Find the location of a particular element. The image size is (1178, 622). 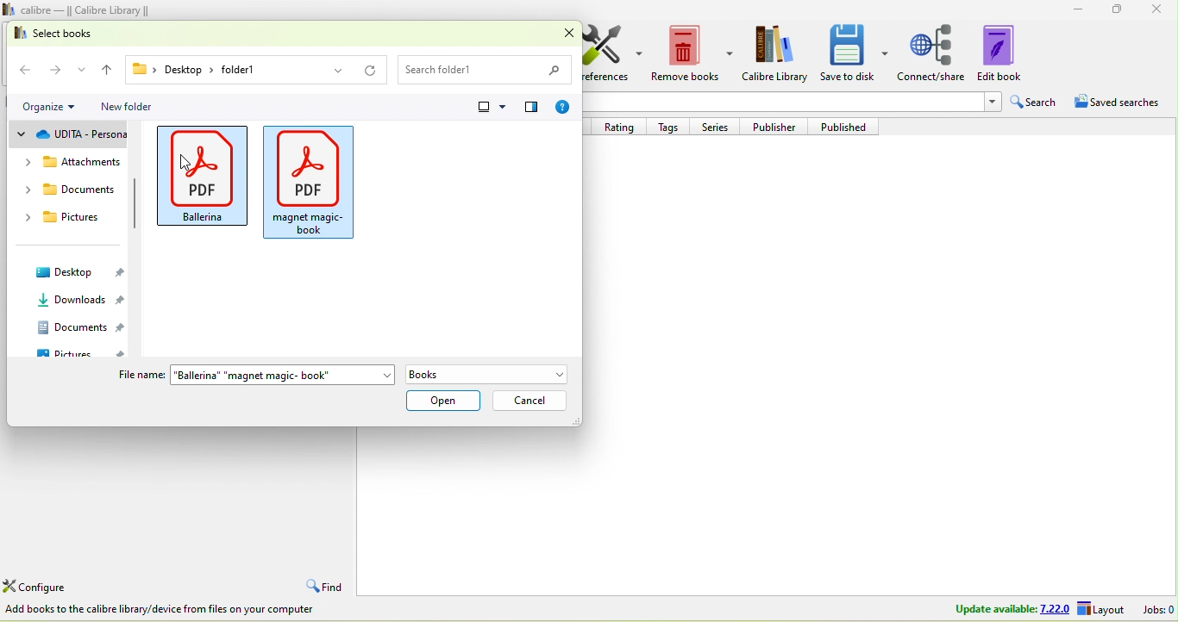

udta-personal is located at coordinates (72, 136).